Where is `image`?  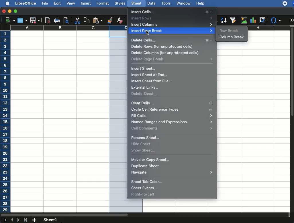 image is located at coordinates (244, 20).